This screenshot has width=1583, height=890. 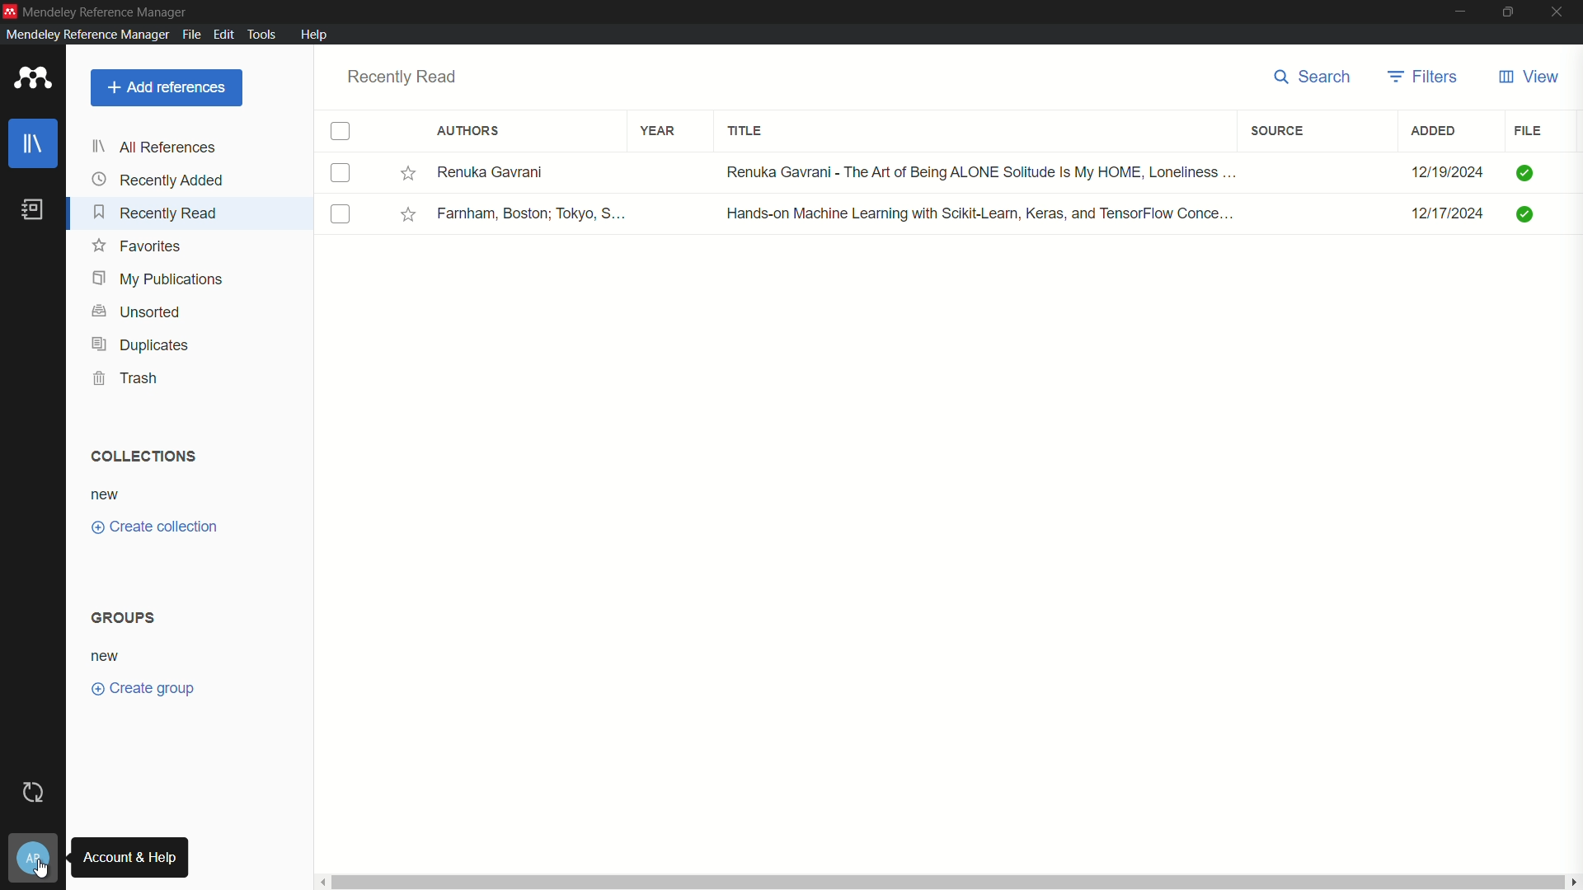 I want to click on mendeley reference manager, so click(x=87, y=35).